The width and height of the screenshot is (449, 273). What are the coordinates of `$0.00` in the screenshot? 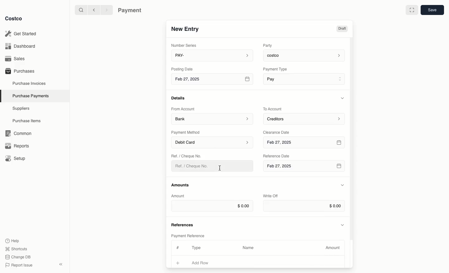 It's located at (212, 206).